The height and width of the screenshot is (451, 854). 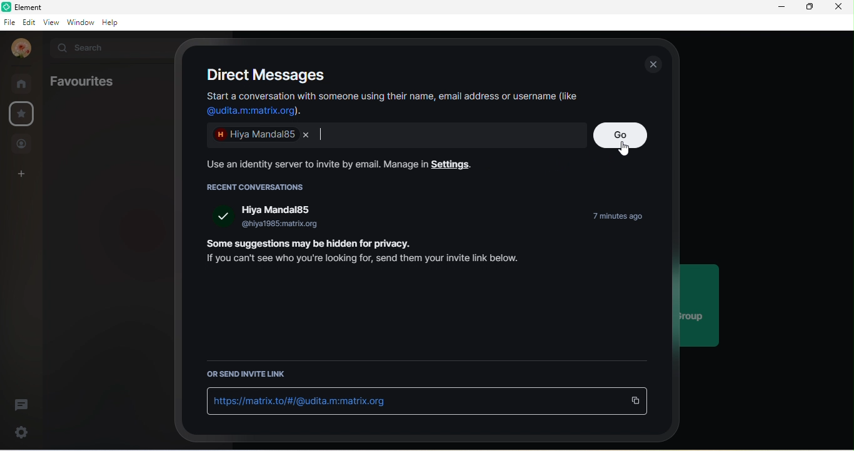 What do you see at coordinates (609, 217) in the screenshot?
I see `7 min ago` at bounding box center [609, 217].